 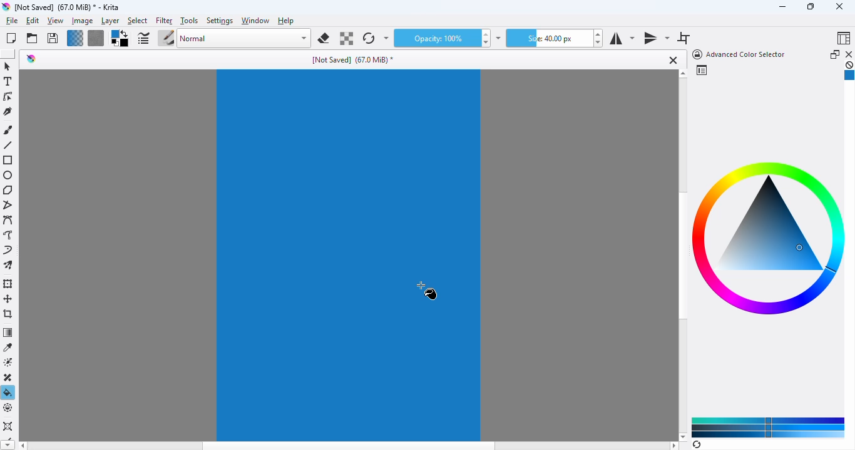 I want to click on set eraser mode, so click(x=324, y=38).